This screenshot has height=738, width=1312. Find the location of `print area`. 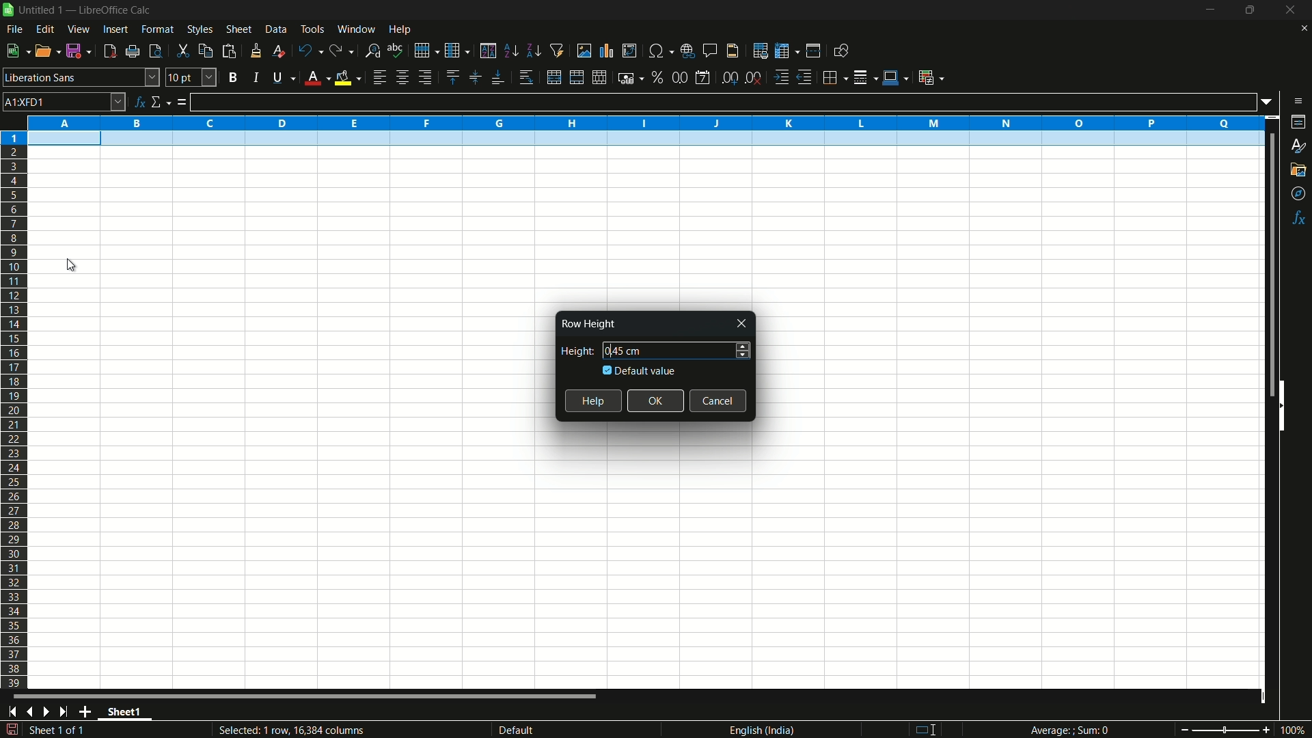

print area is located at coordinates (761, 51).